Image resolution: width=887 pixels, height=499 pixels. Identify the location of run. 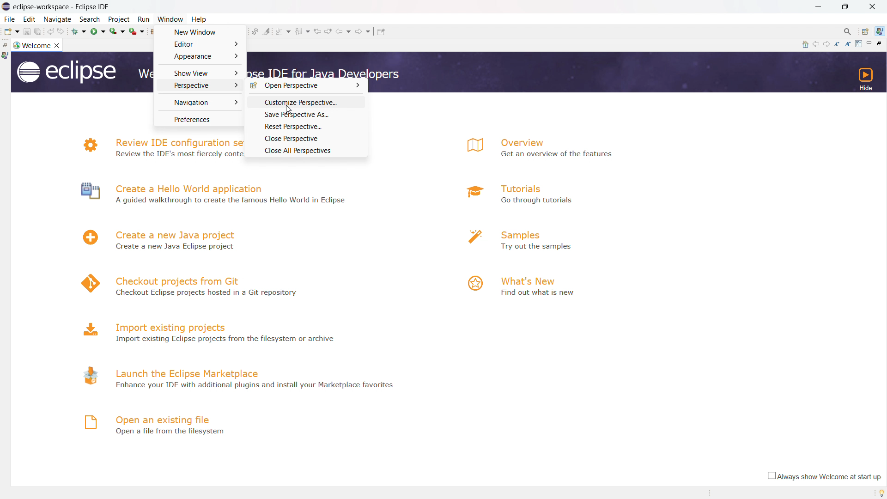
(143, 19).